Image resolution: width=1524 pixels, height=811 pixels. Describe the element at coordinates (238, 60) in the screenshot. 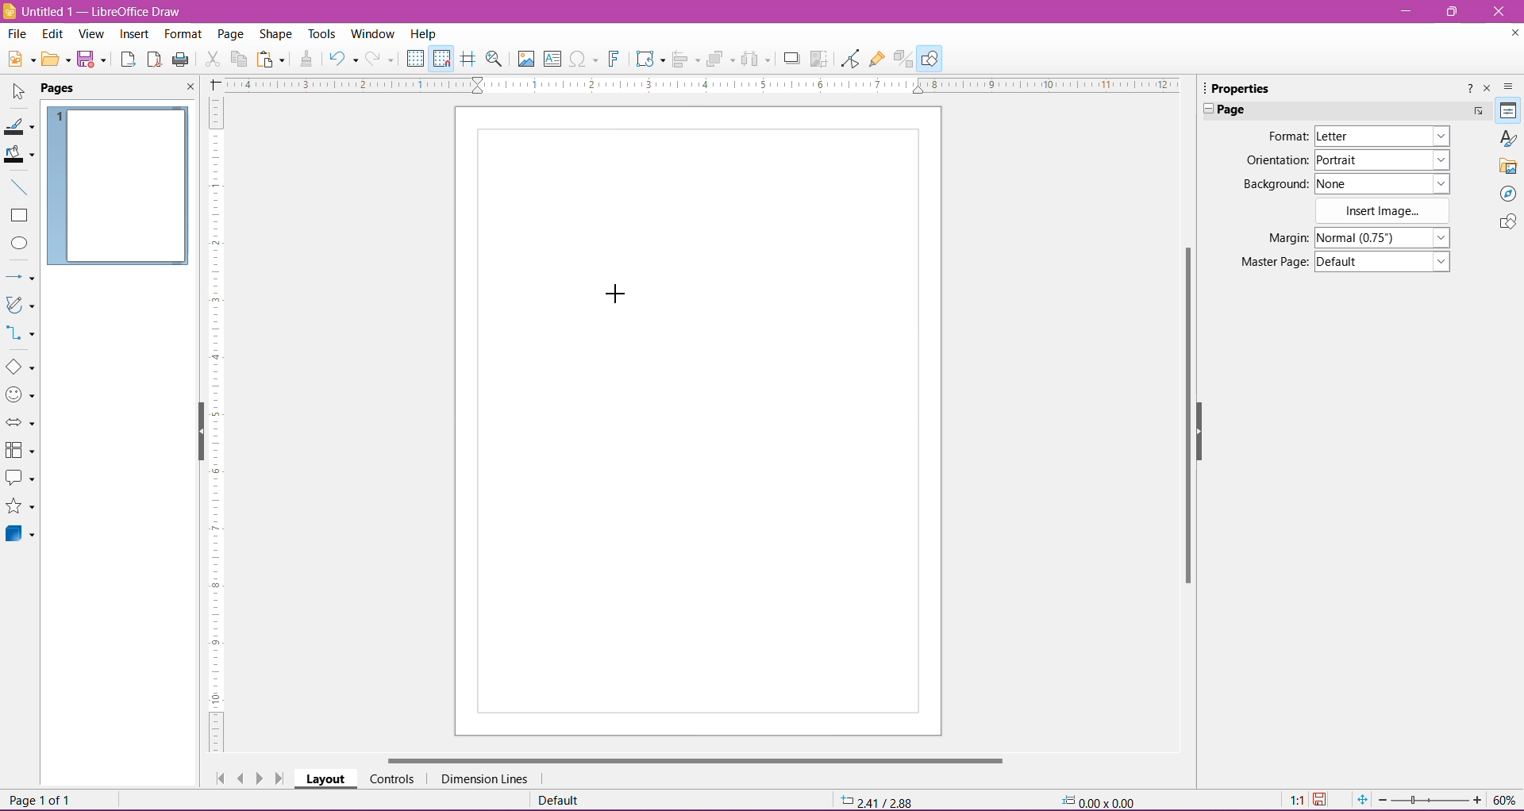

I see `Copy` at that location.